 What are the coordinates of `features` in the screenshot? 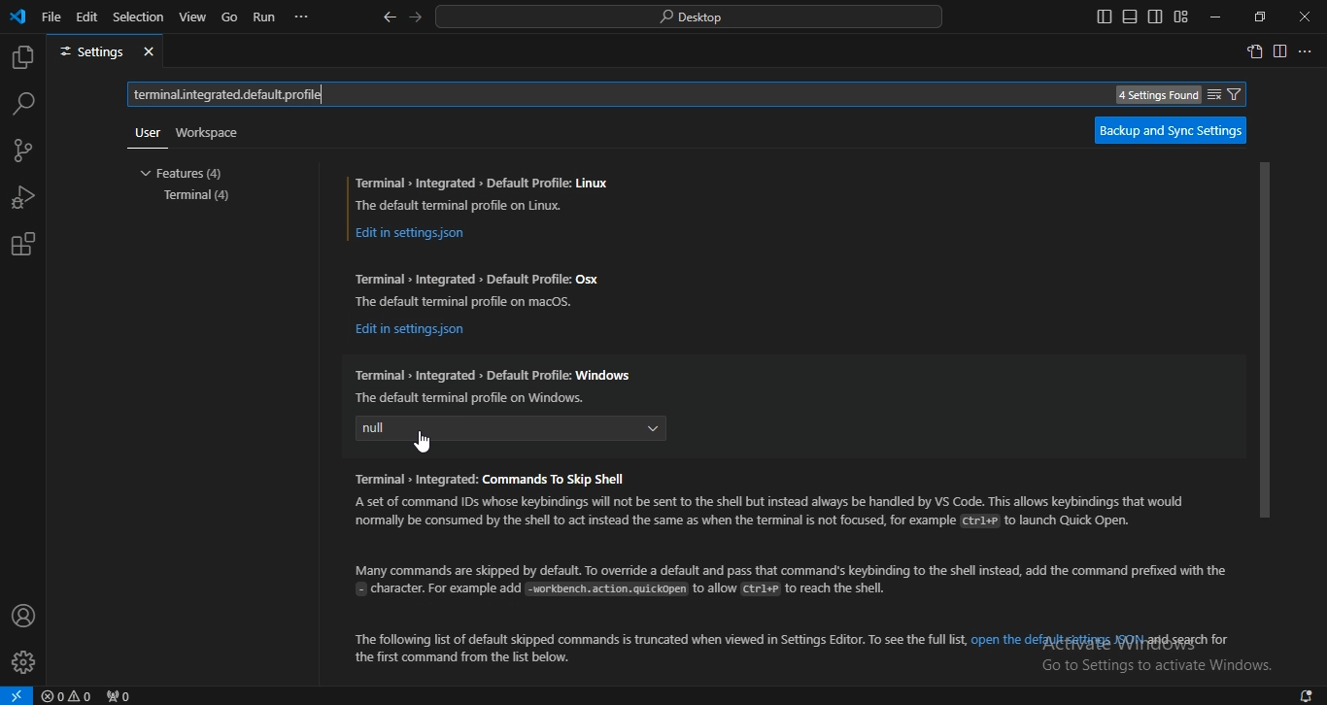 It's located at (187, 173).